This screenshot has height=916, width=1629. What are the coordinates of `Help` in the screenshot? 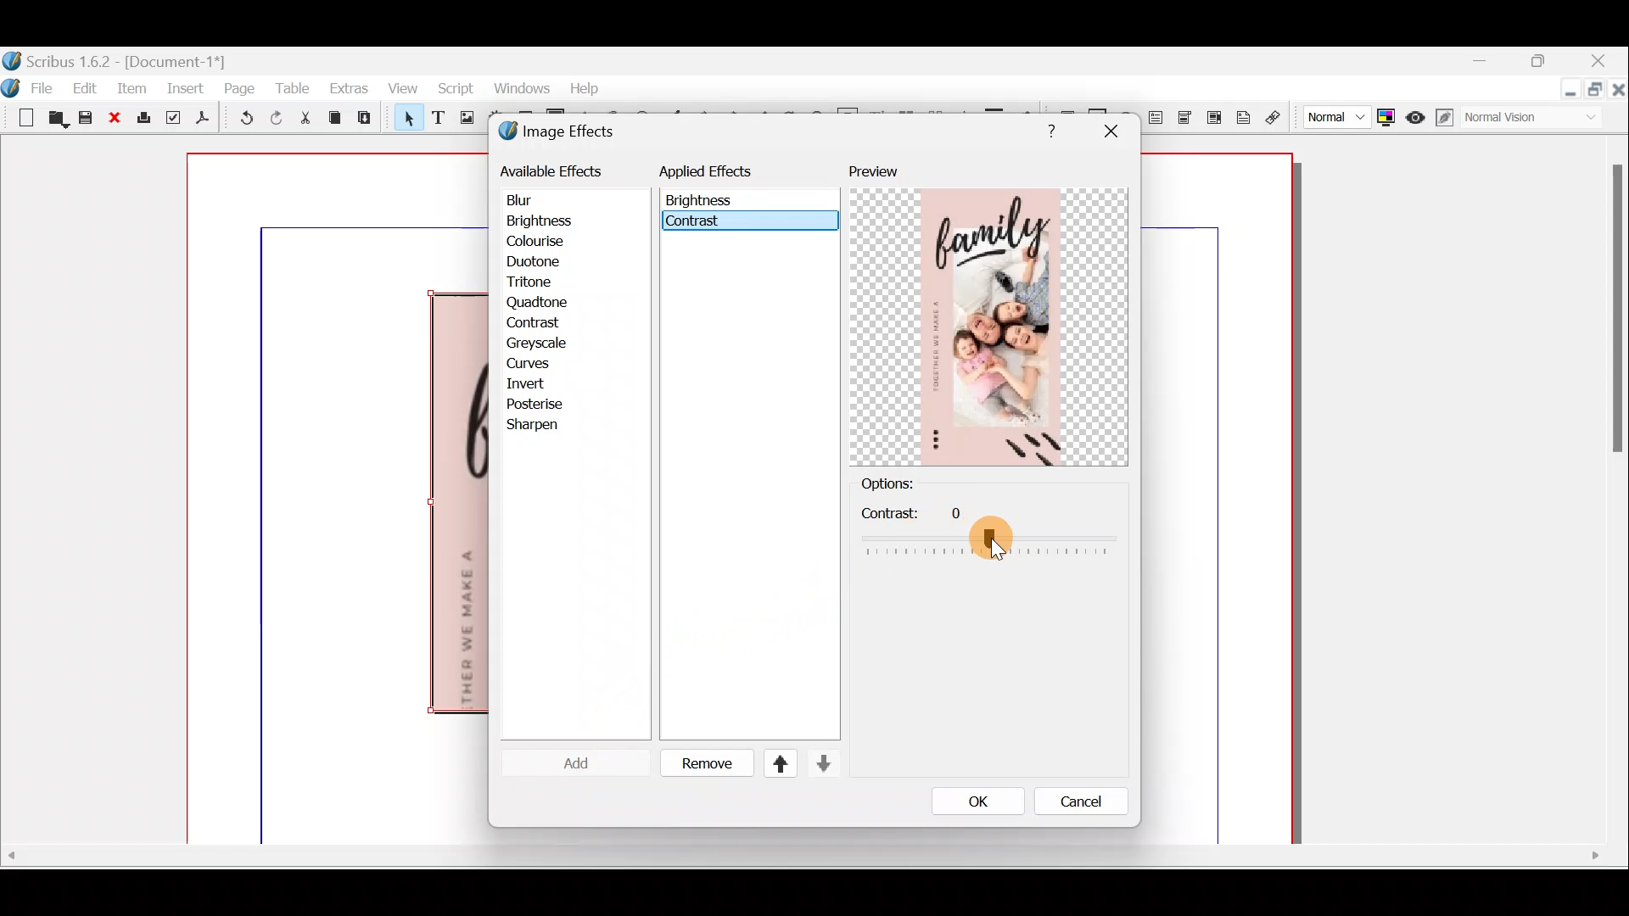 It's located at (585, 87).